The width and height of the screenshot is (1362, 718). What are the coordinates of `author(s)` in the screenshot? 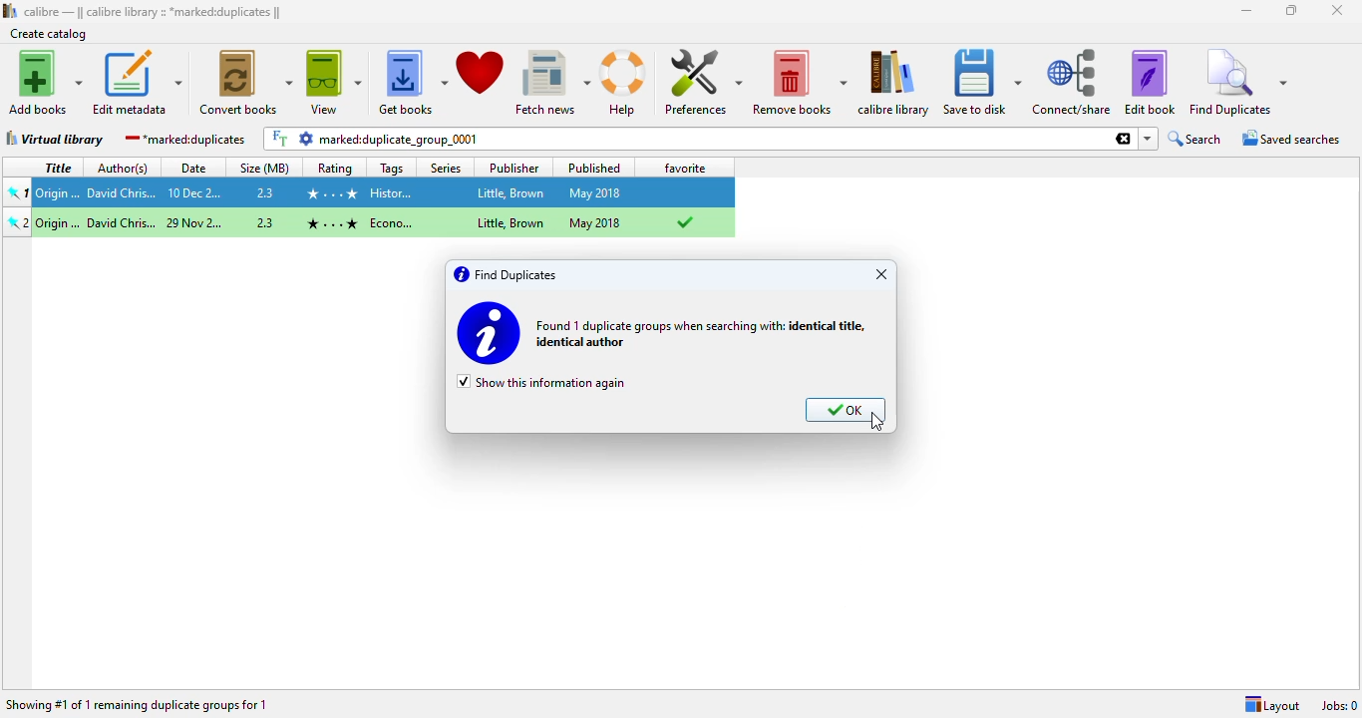 It's located at (126, 167).